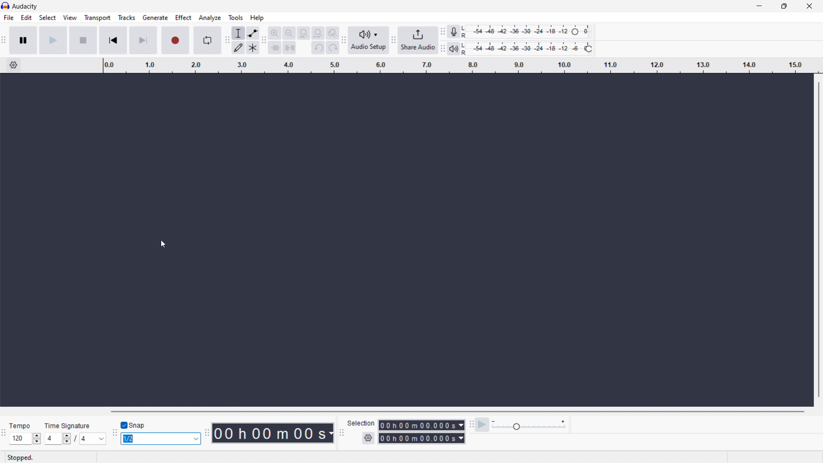 This screenshot has width=823, height=463. What do you see at coordinates (528, 48) in the screenshot?
I see `playback meter` at bounding box center [528, 48].